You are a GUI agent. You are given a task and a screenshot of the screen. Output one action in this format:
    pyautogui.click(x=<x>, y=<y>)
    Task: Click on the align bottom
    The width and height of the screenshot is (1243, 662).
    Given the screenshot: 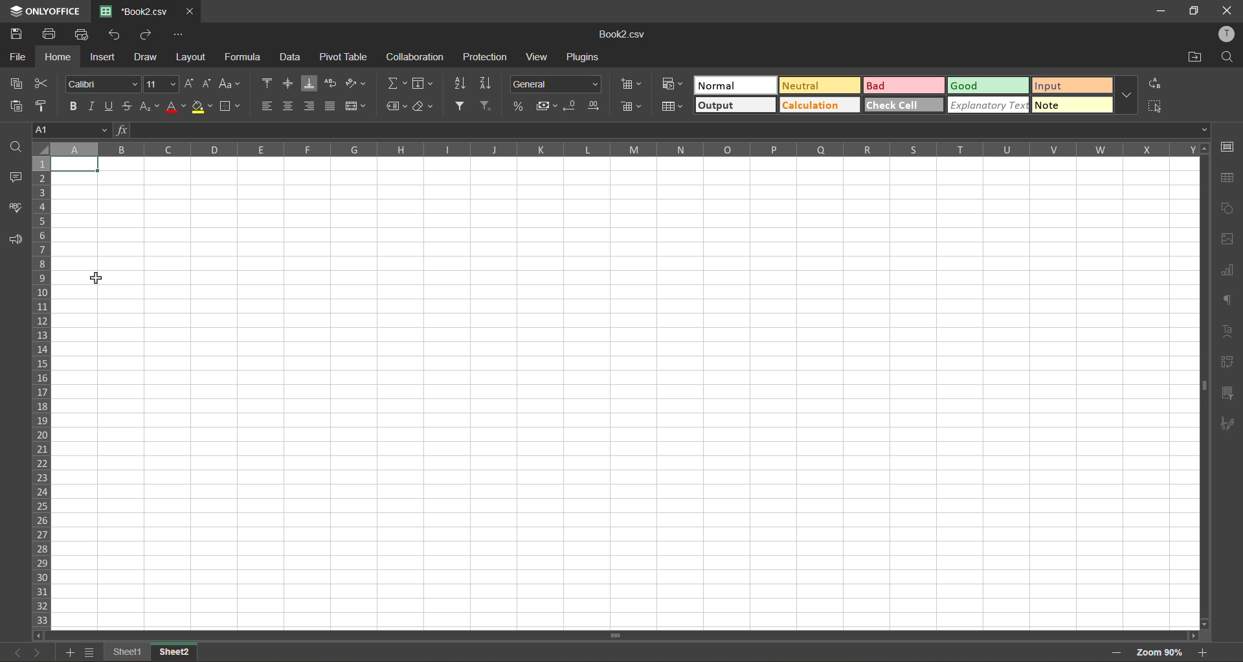 What is the action you would take?
    pyautogui.click(x=310, y=83)
    